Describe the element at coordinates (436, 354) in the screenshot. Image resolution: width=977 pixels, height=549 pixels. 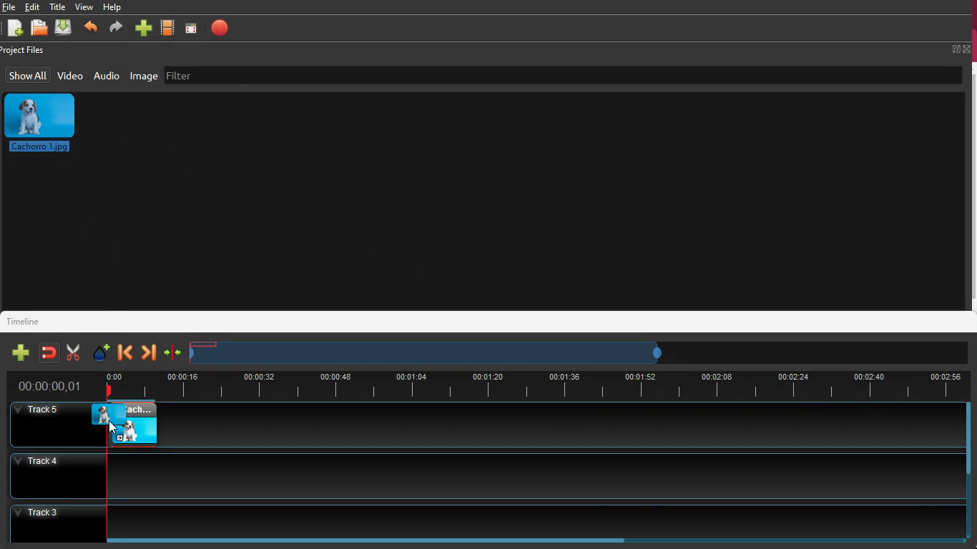
I see `timeframe` at that location.